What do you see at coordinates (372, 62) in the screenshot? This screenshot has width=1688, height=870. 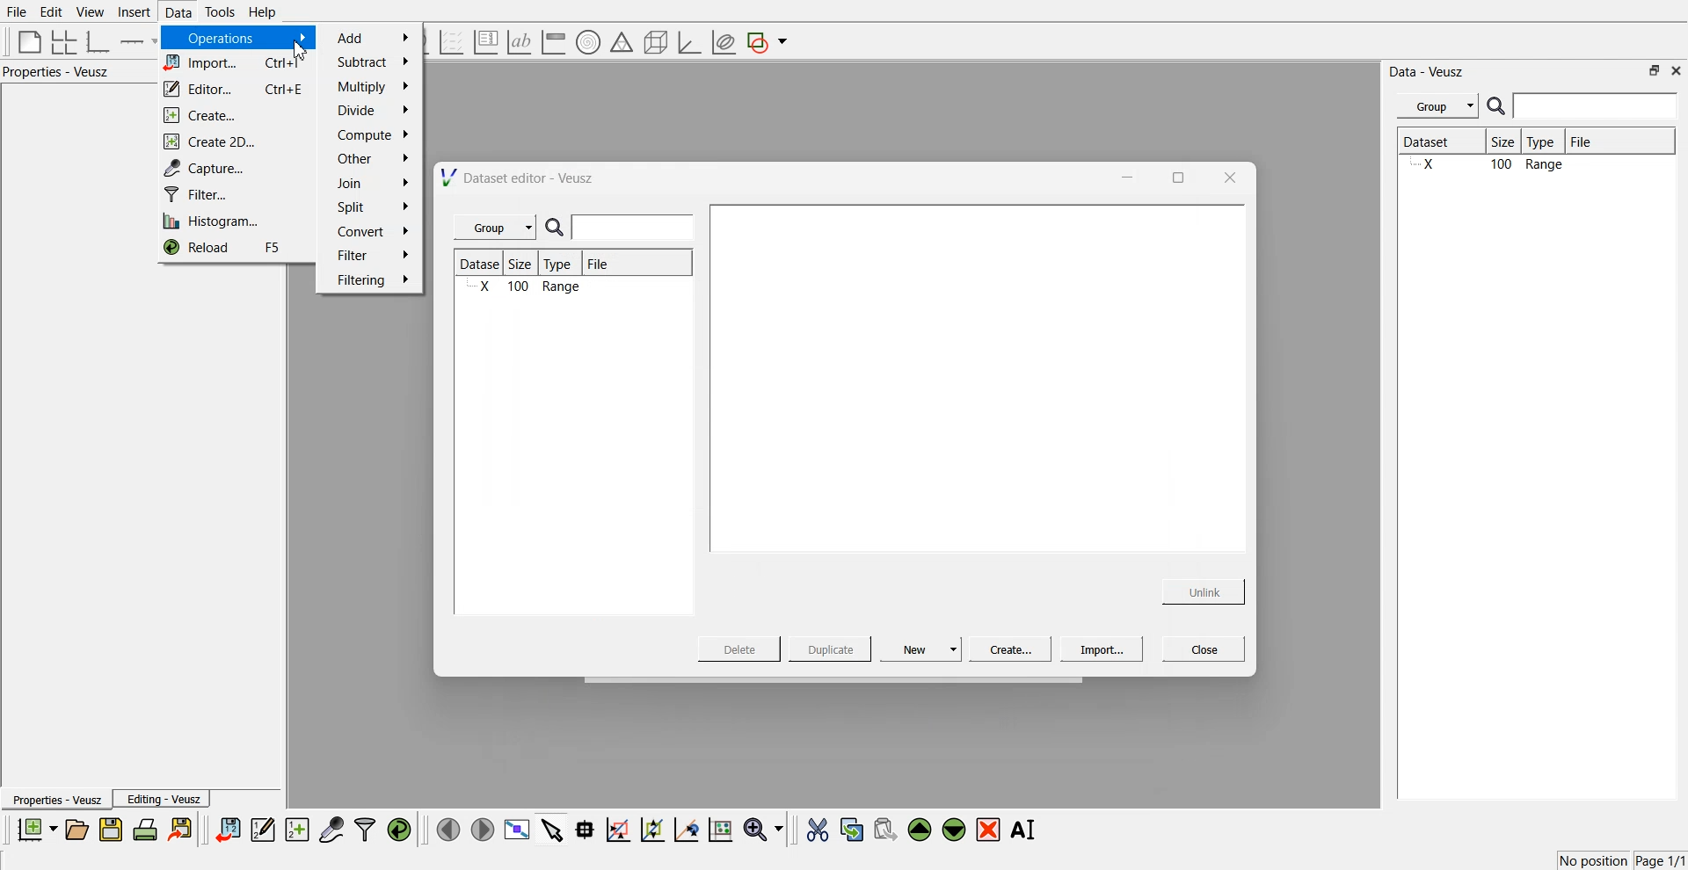 I see `Subtract` at bounding box center [372, 62].